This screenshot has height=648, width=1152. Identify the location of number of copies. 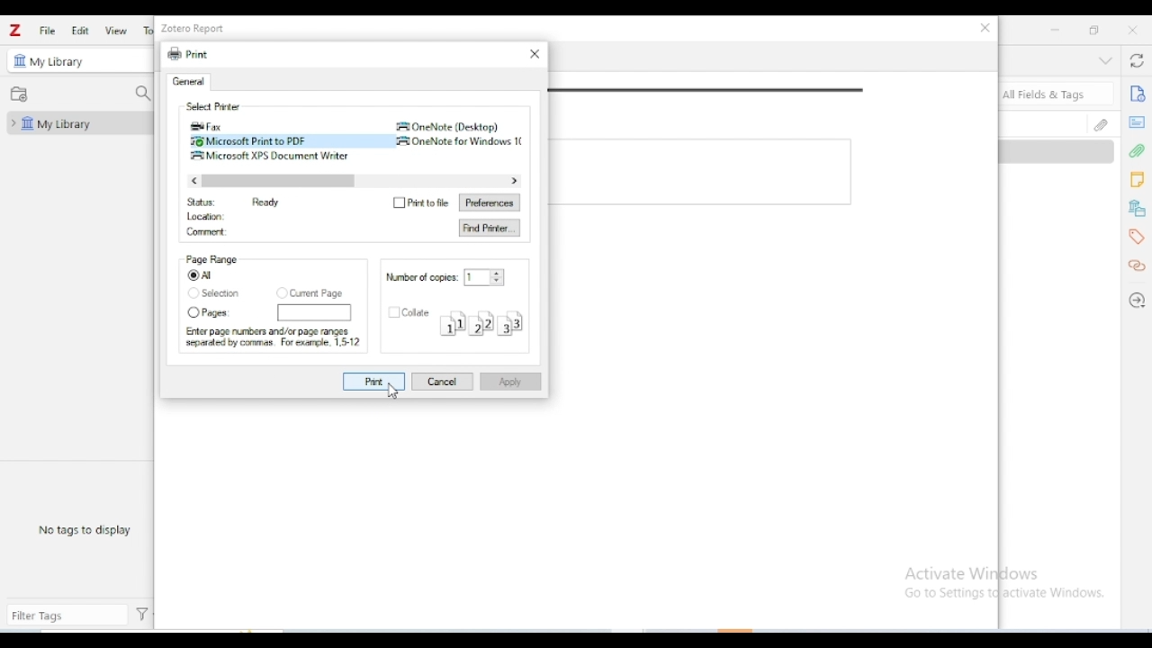
(423, 276).